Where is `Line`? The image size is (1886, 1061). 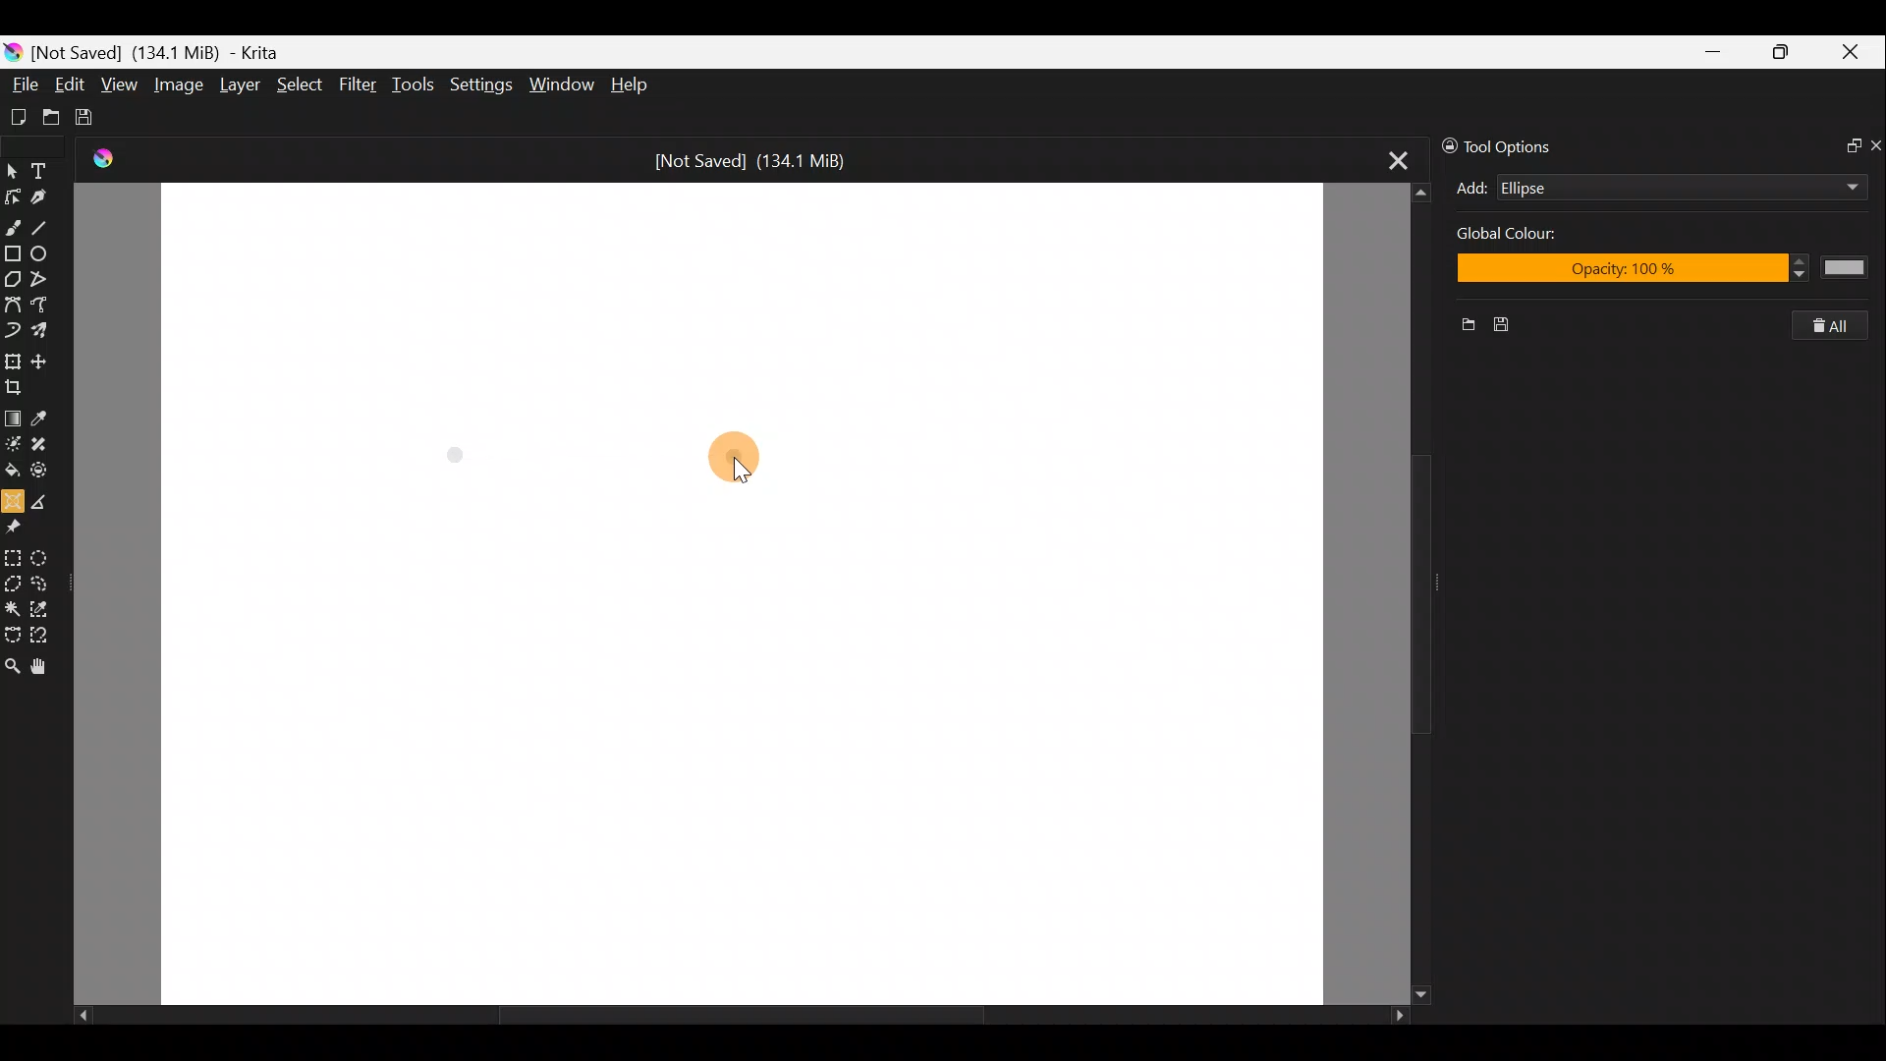
Line is located at coordinates (48, 227).